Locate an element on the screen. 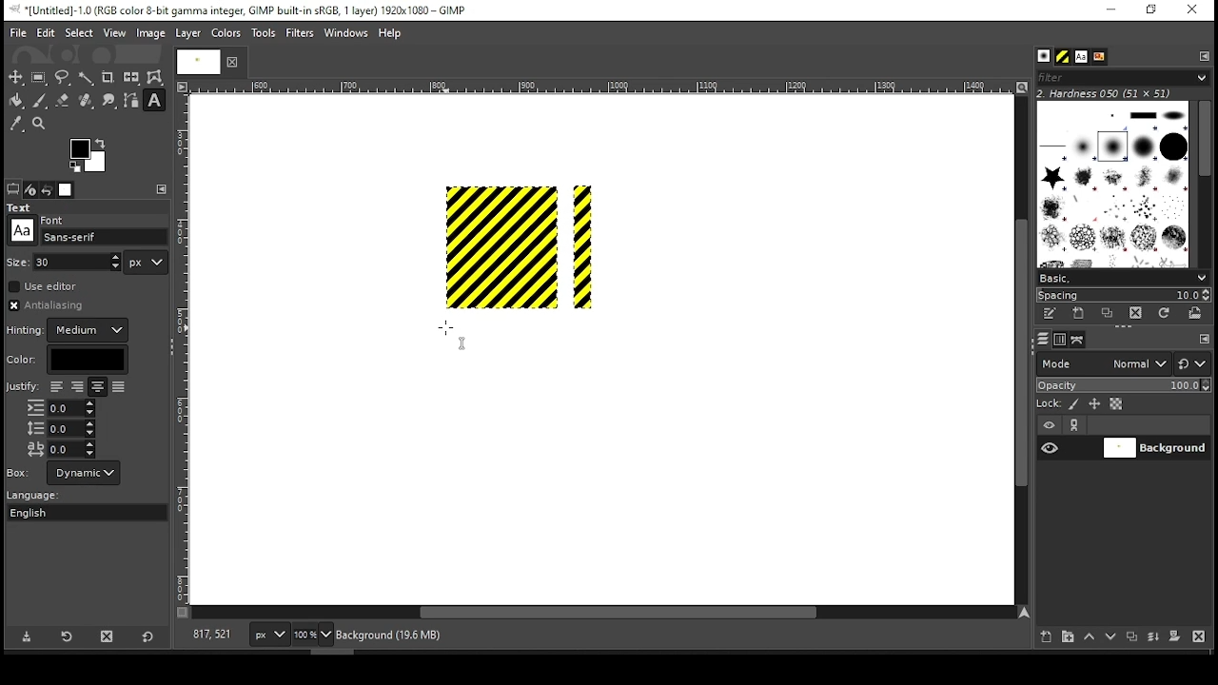 The image size is (1218, 685). switch to other mode groups is located at coordinates (1191, 365).